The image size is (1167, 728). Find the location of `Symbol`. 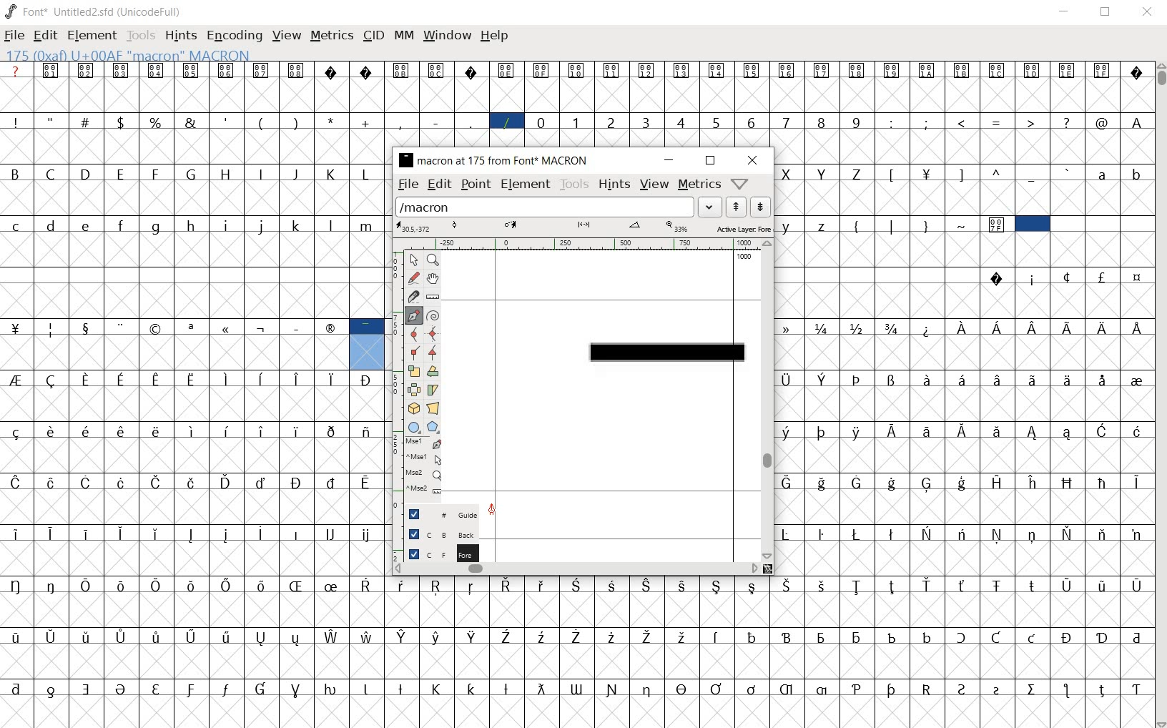

Symbol is located at coordinates (506, 70).